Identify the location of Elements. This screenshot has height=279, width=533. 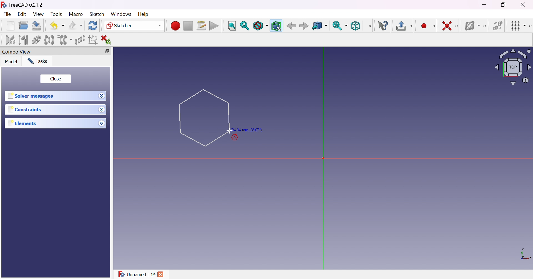
(23, 123).